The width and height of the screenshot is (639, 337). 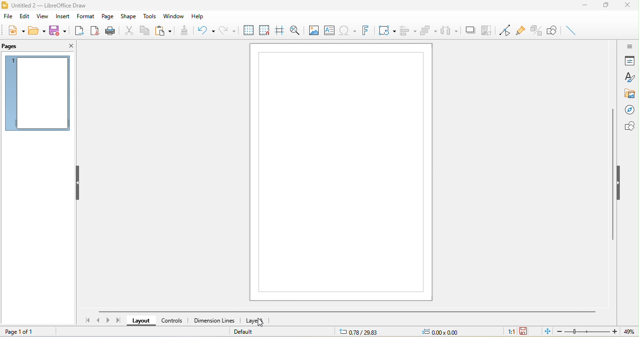 What do you see at coordinates (56, 5) in the screenshot?
I see `Untitled 2 - Libreoffice Draw` at bounding box center [56, 5].